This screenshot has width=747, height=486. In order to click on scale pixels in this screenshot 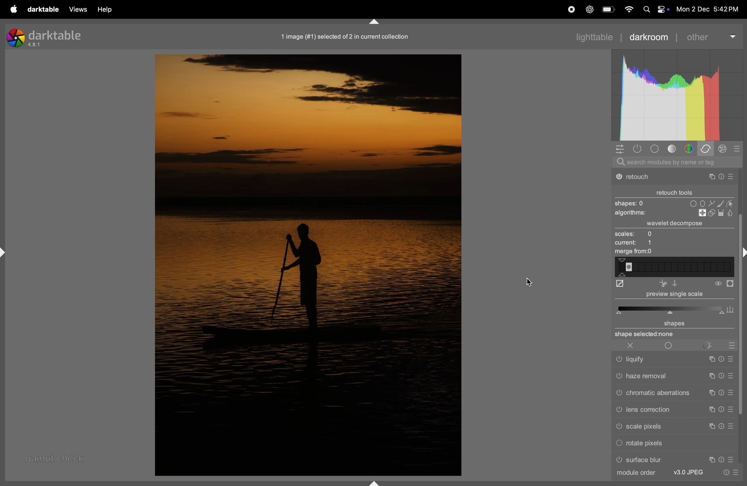, I will do `click(676, 429)`.